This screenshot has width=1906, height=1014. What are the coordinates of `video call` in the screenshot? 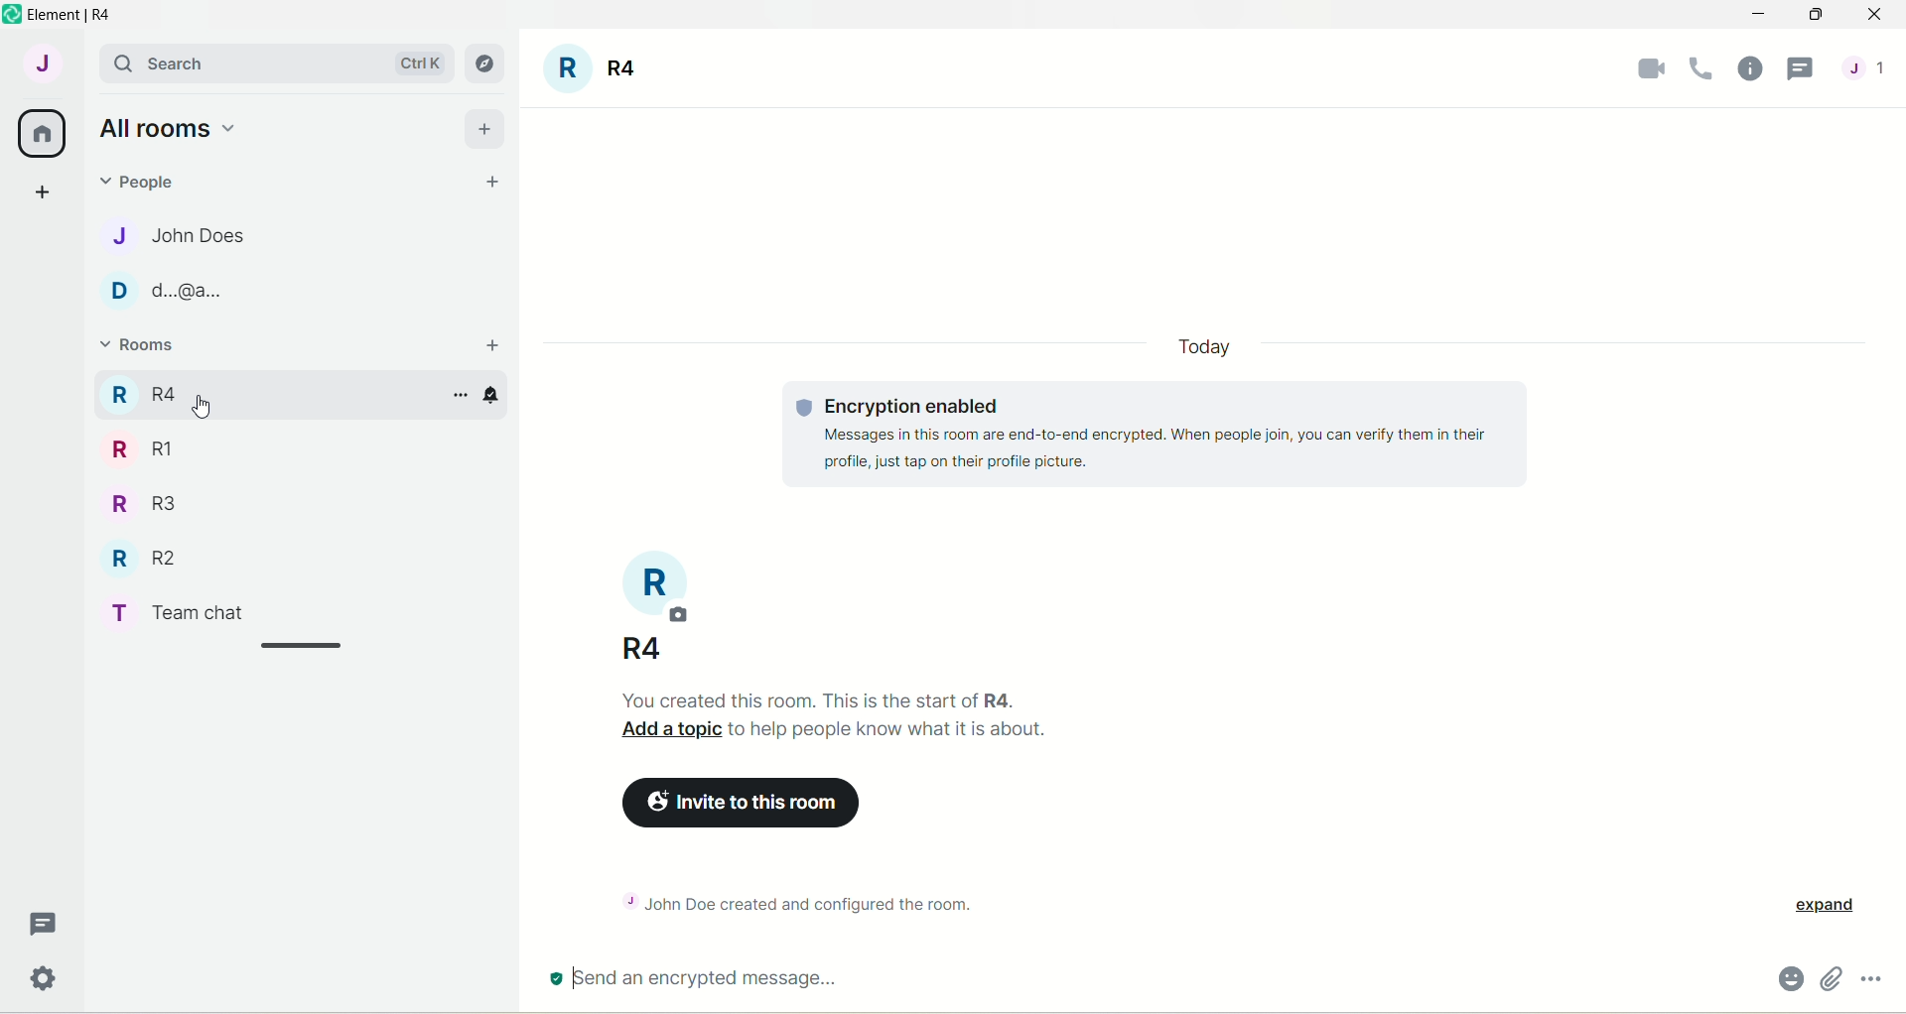 It's located at (1642, 67).